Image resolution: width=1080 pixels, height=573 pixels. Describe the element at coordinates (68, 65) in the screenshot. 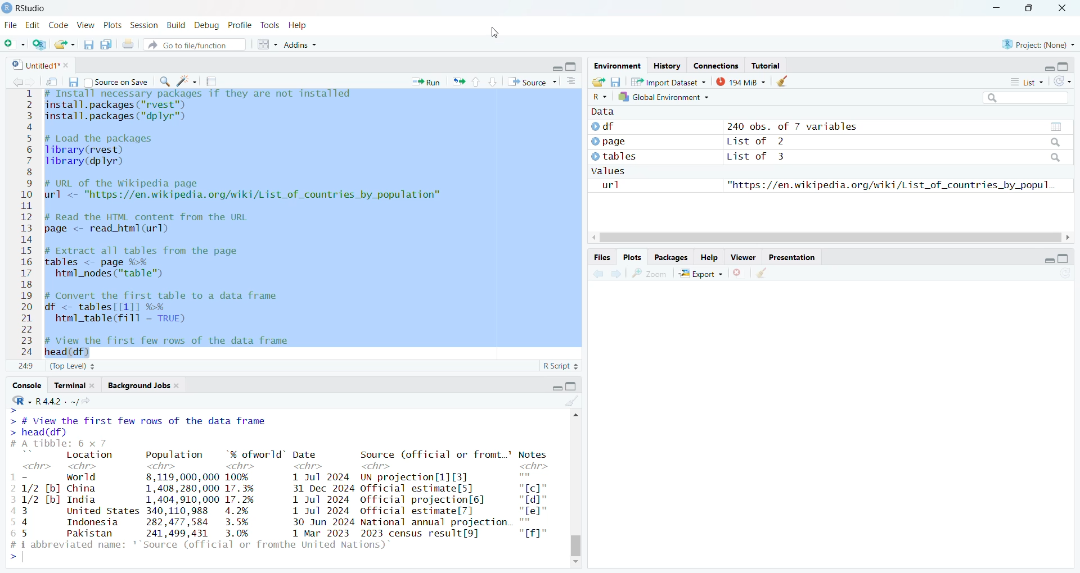

I see `close` at that location.